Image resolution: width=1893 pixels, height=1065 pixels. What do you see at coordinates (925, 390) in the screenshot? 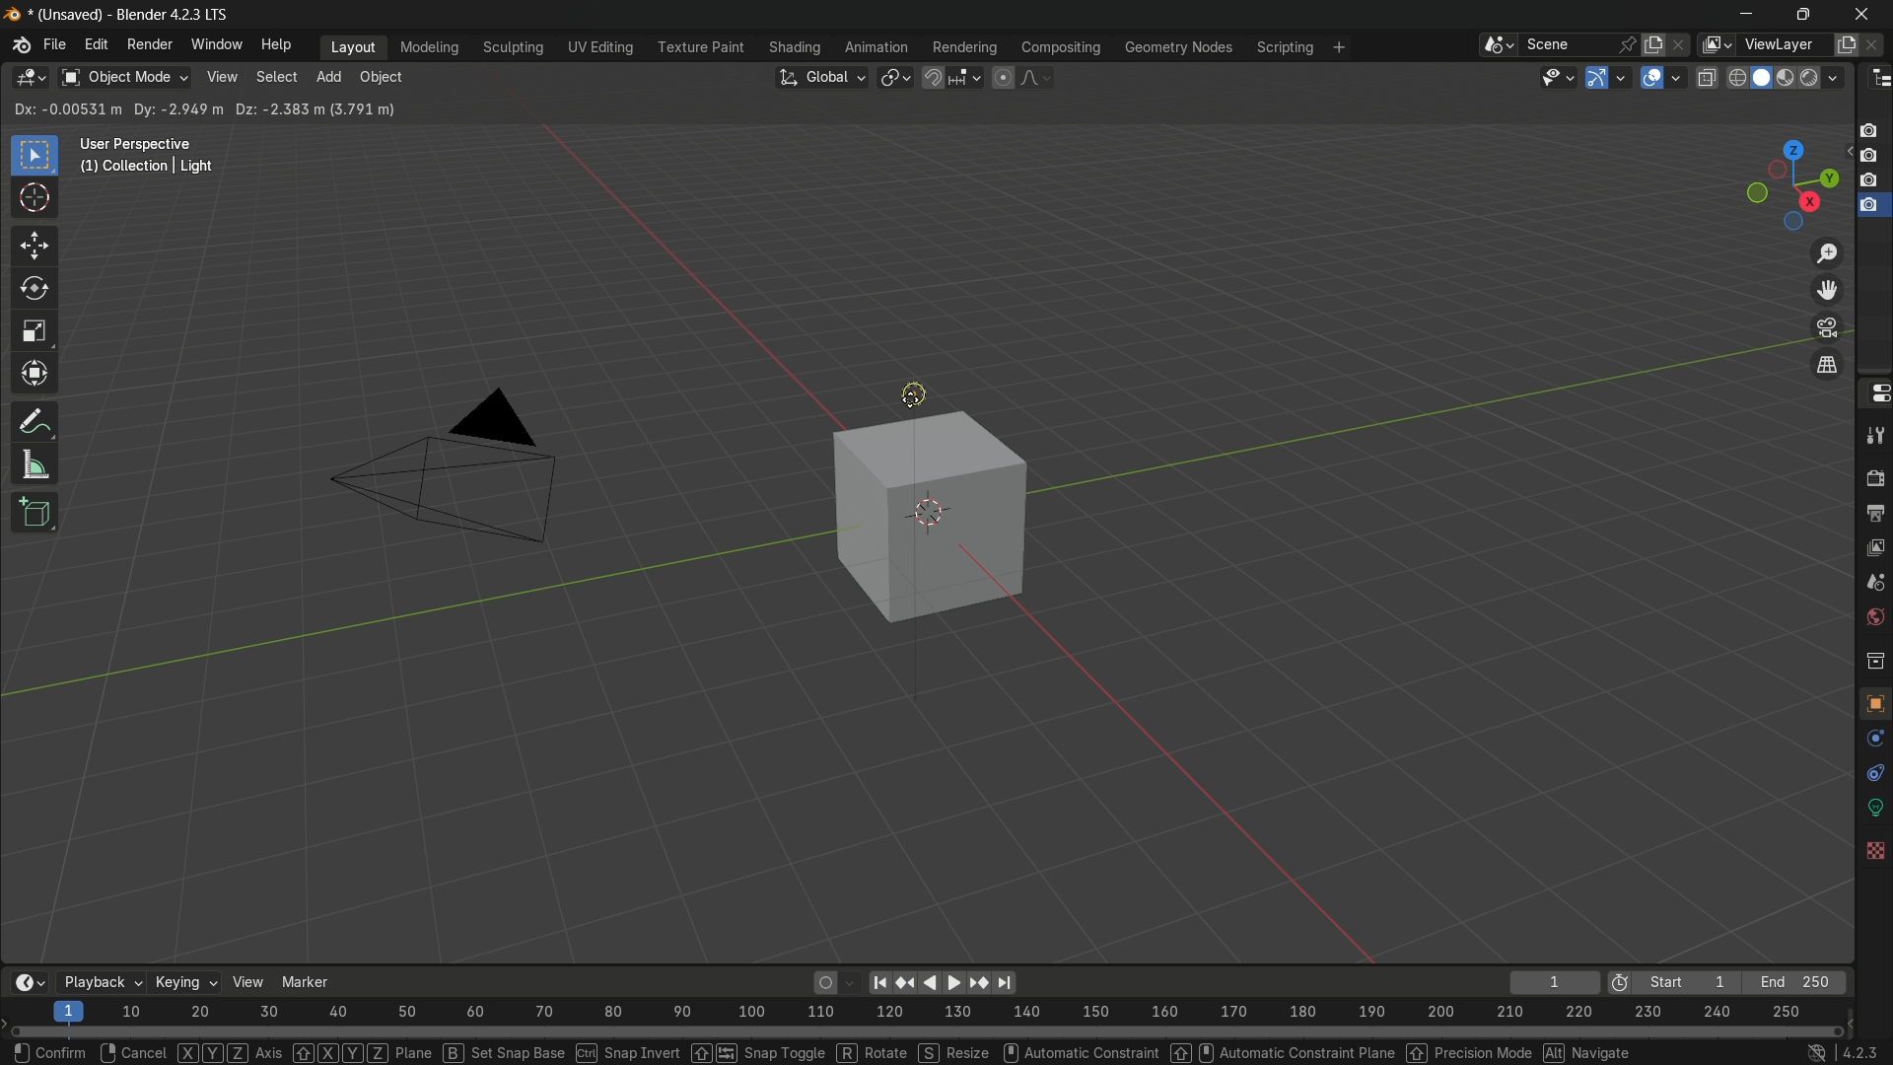
I see `light` at bounding box center [925, 390].